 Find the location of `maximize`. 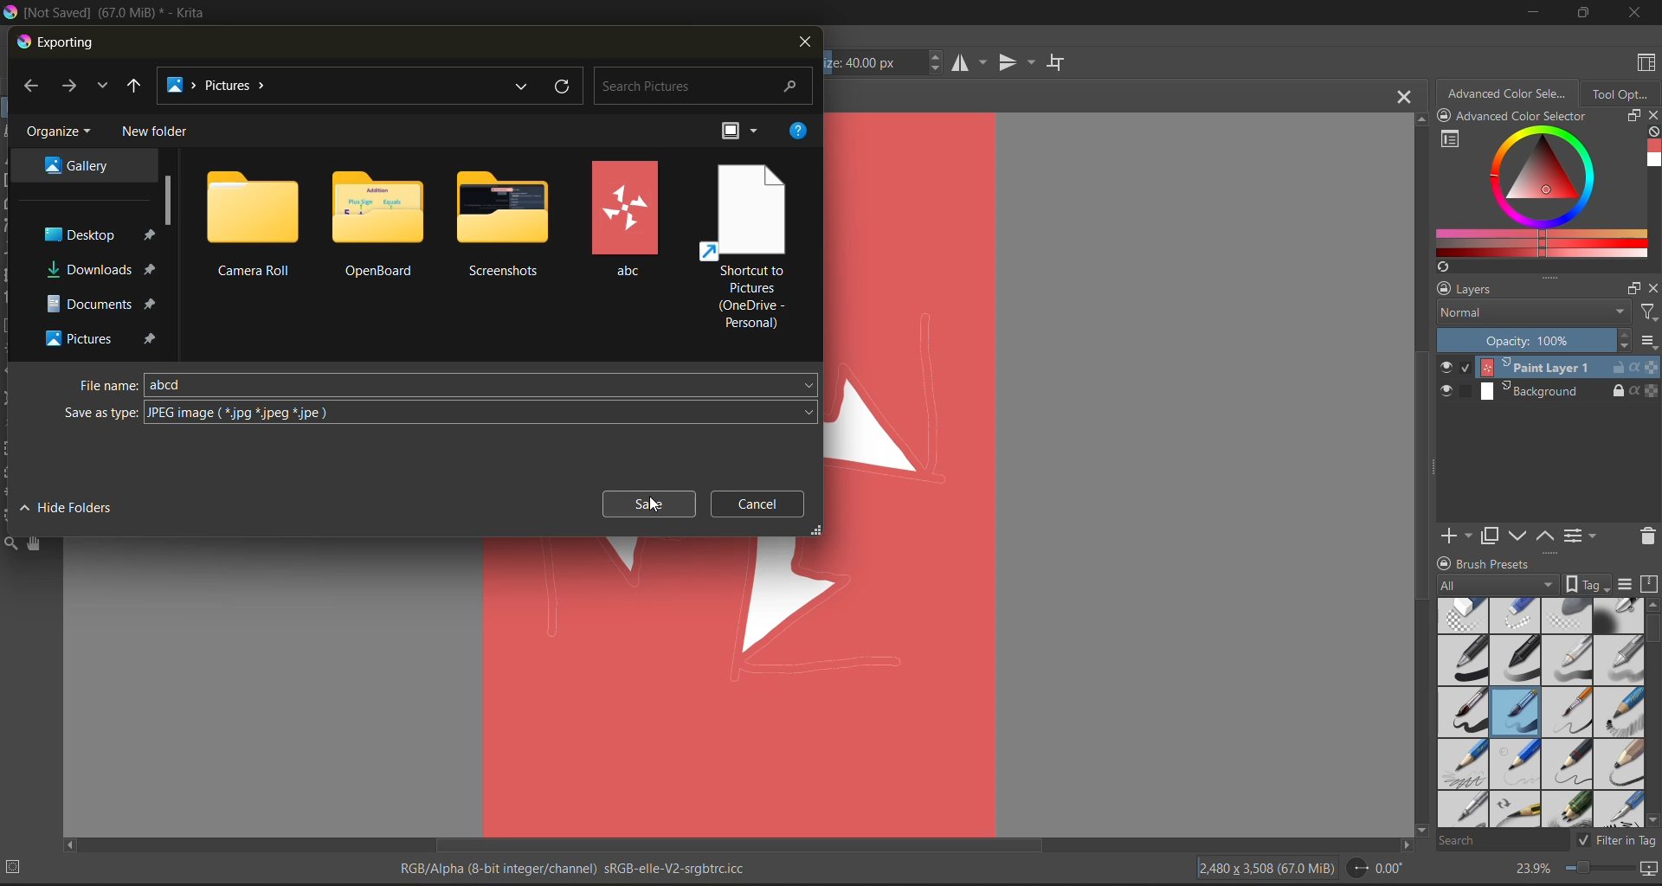

maximize is located at coordinates (1582, 11).